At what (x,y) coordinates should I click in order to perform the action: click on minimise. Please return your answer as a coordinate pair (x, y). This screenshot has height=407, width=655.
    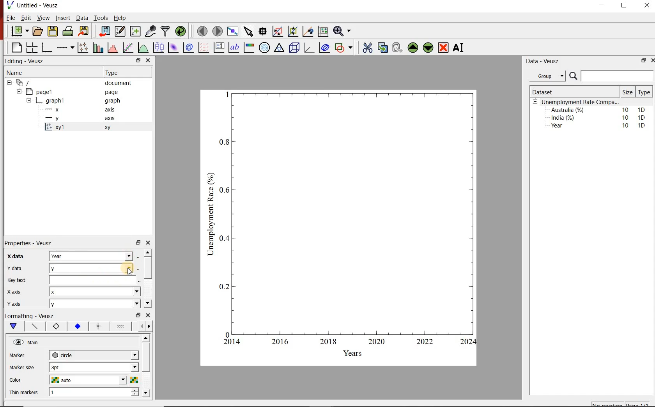
    Looking at the image, I should click on (138, 314).